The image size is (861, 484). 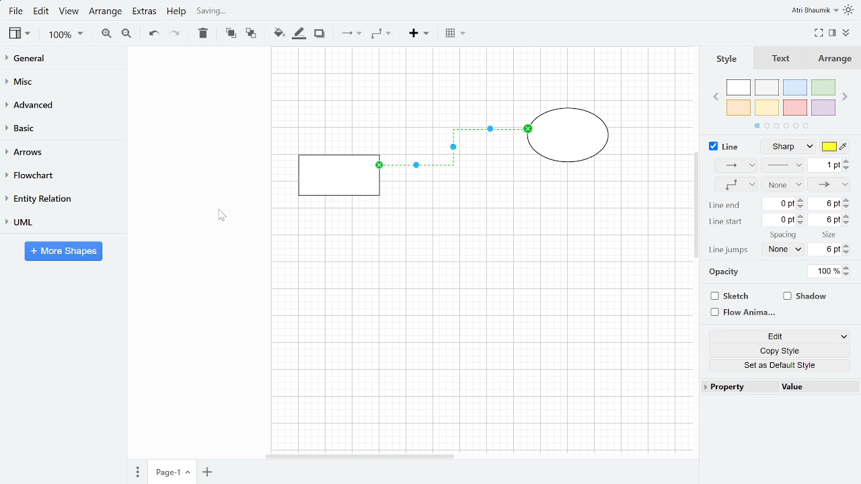 What do you see at coordinates (849, 276) in the screenshot?
I see `Decrease opacity` at bounding box center [849, 276].